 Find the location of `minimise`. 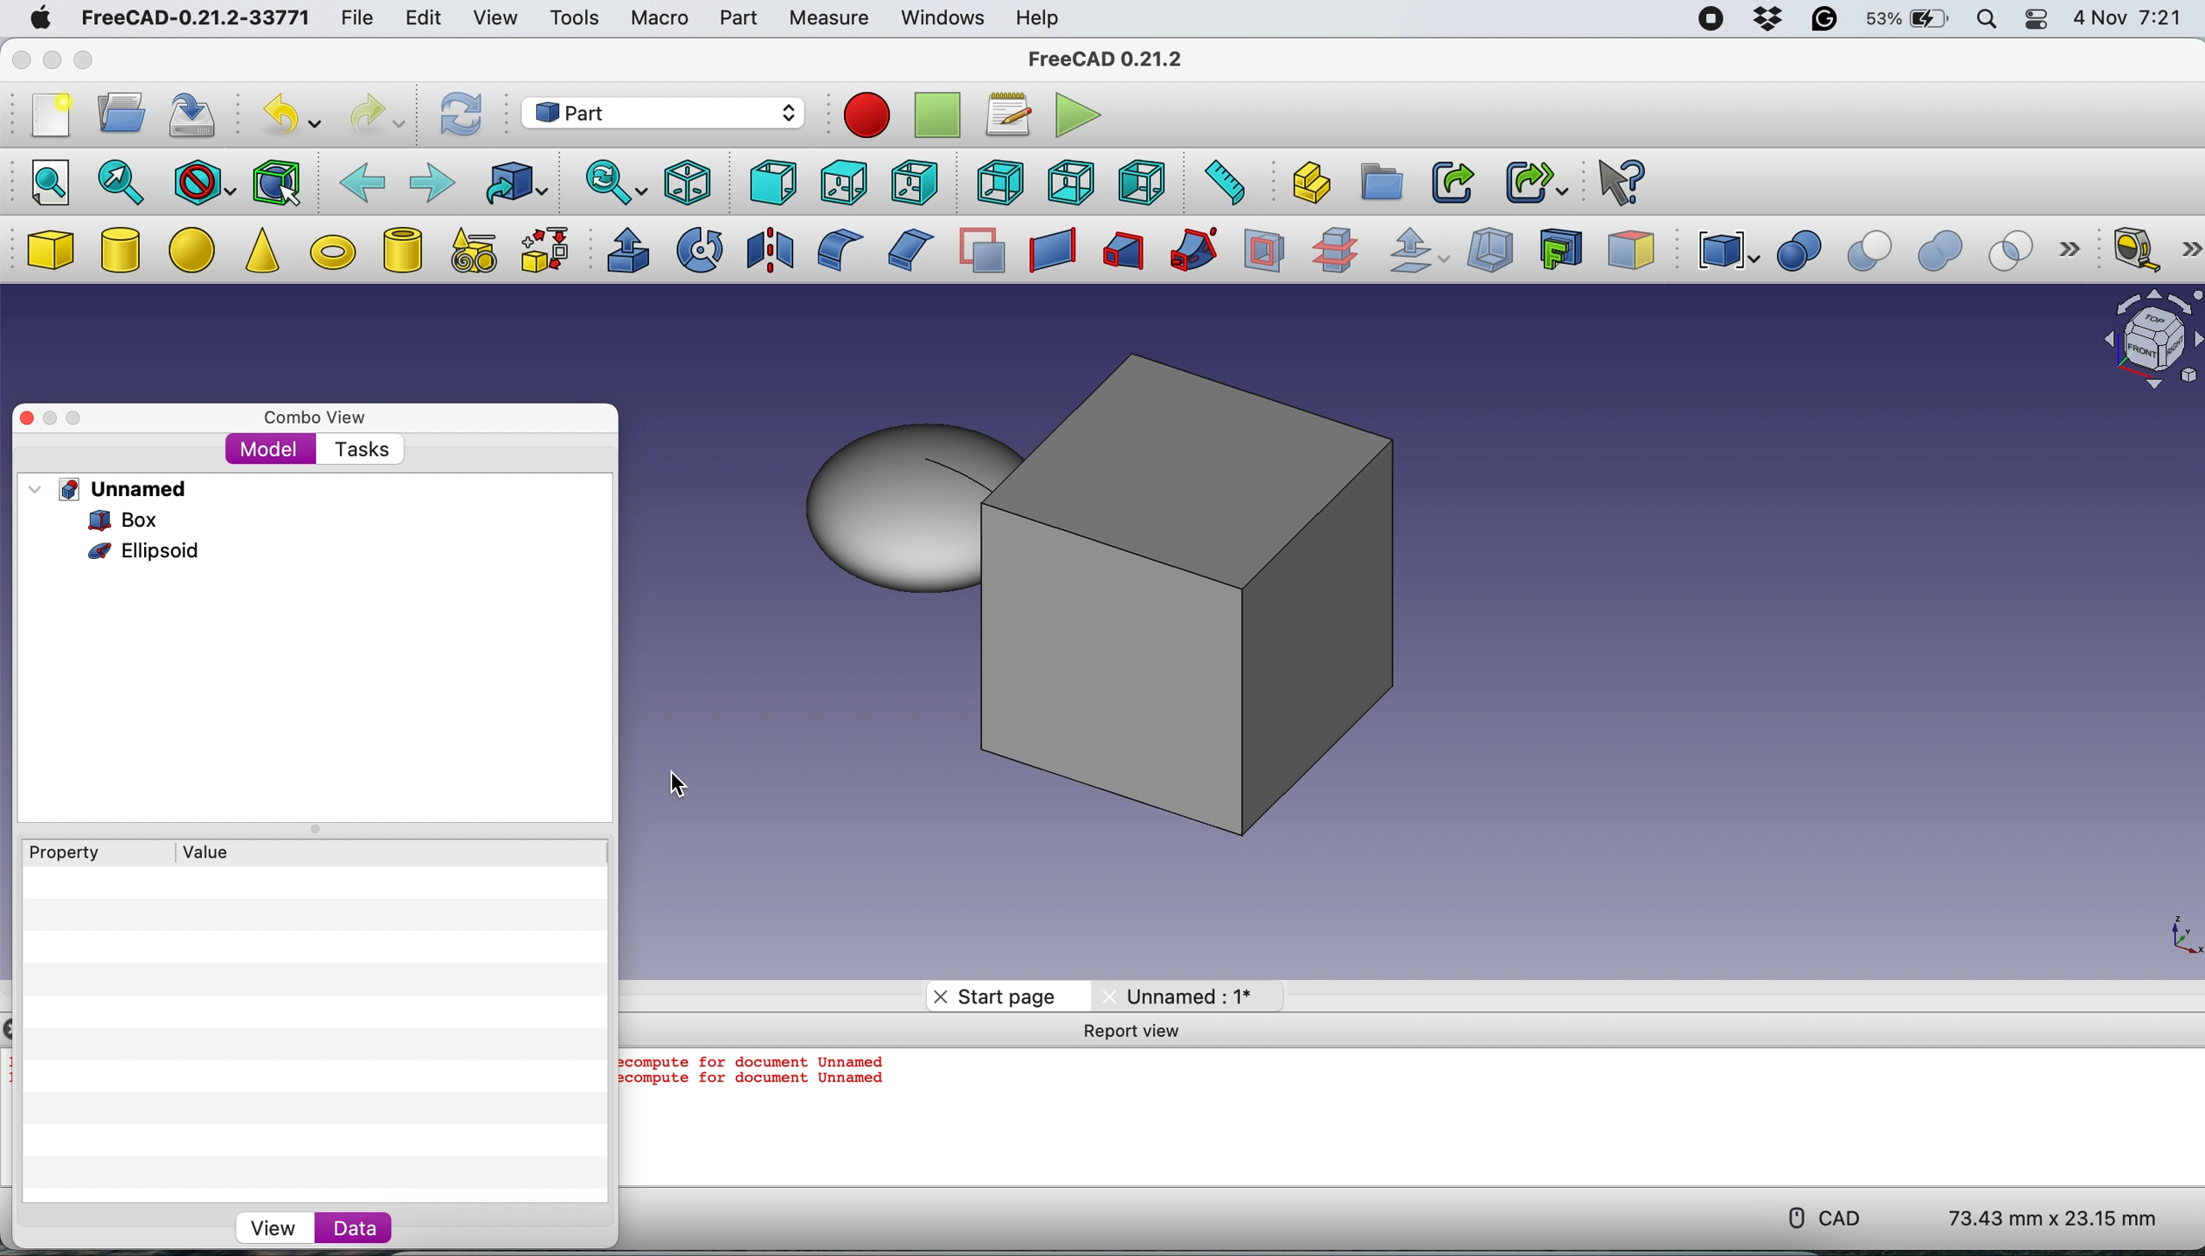

minimise is located at coordinates (48, 60).